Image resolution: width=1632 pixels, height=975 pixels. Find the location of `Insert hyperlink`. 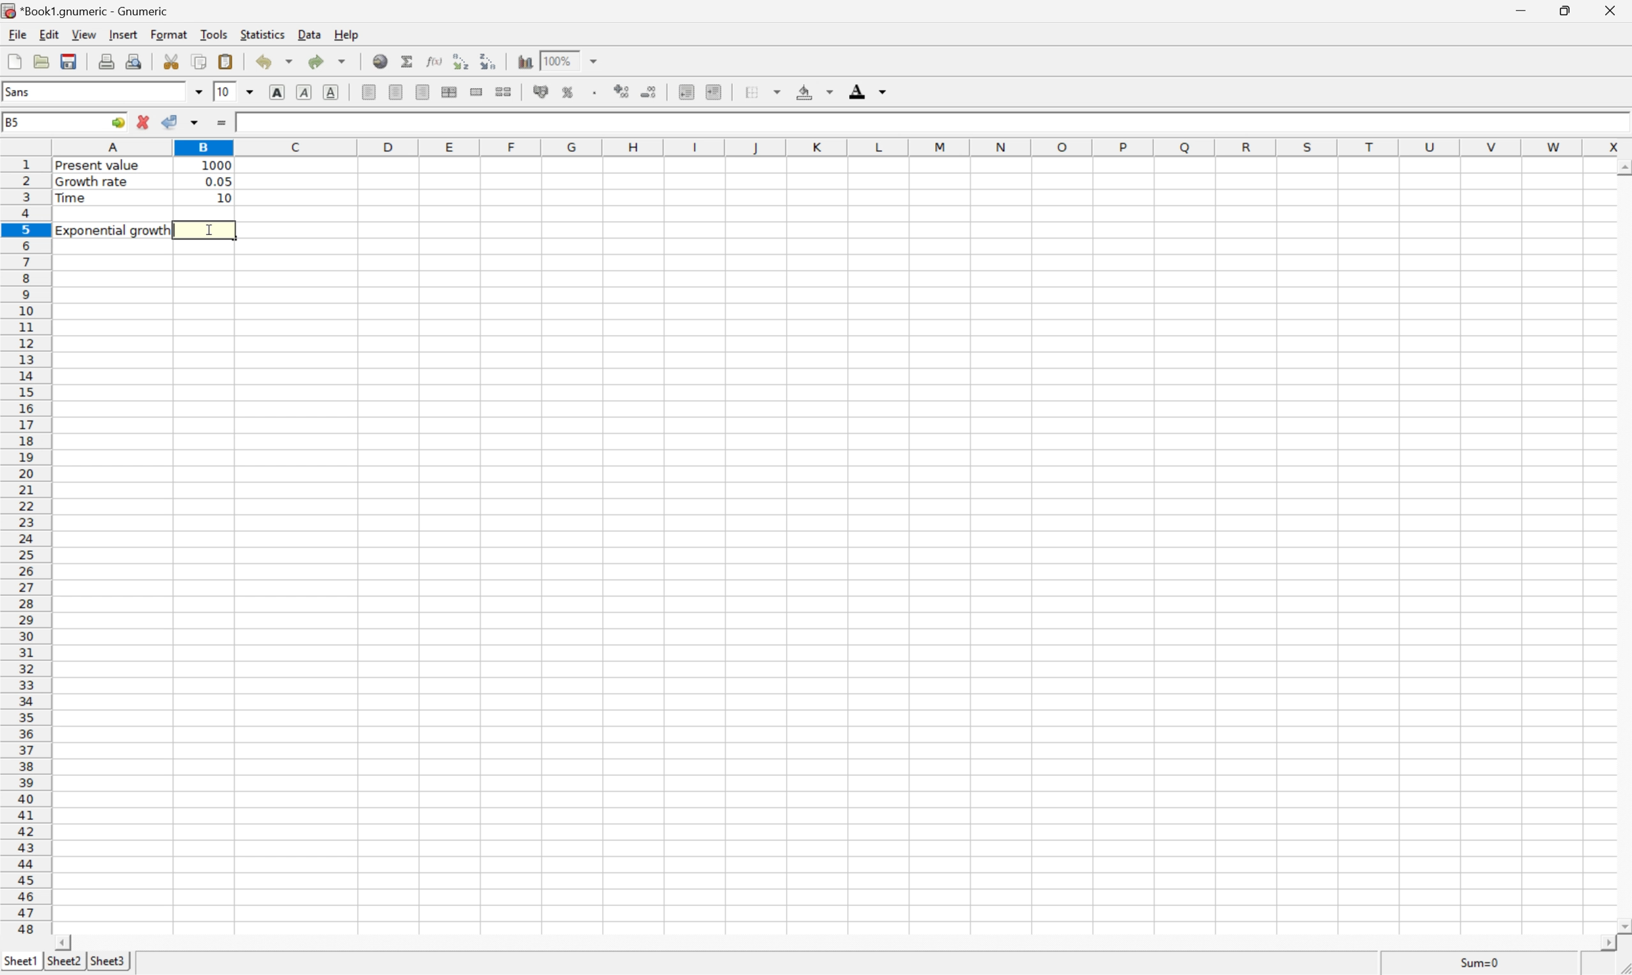

Insert hyperlink is located at coordinates (381, 62).